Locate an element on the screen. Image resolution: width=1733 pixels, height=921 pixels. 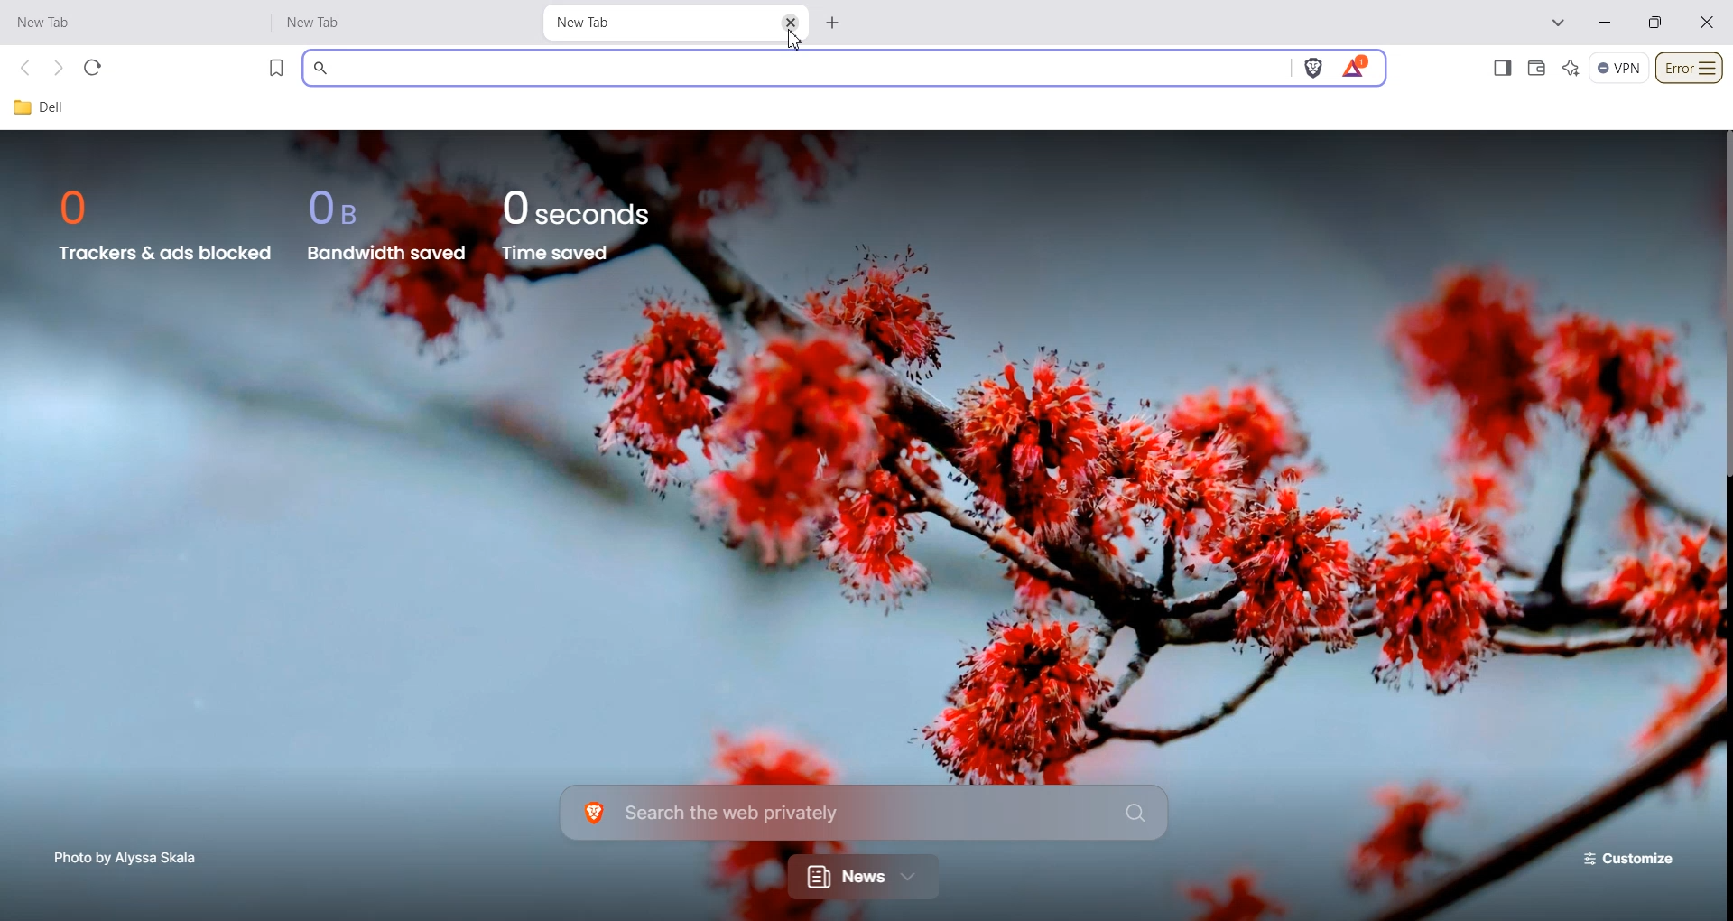
VPN is located at coordinates (1619, 69).